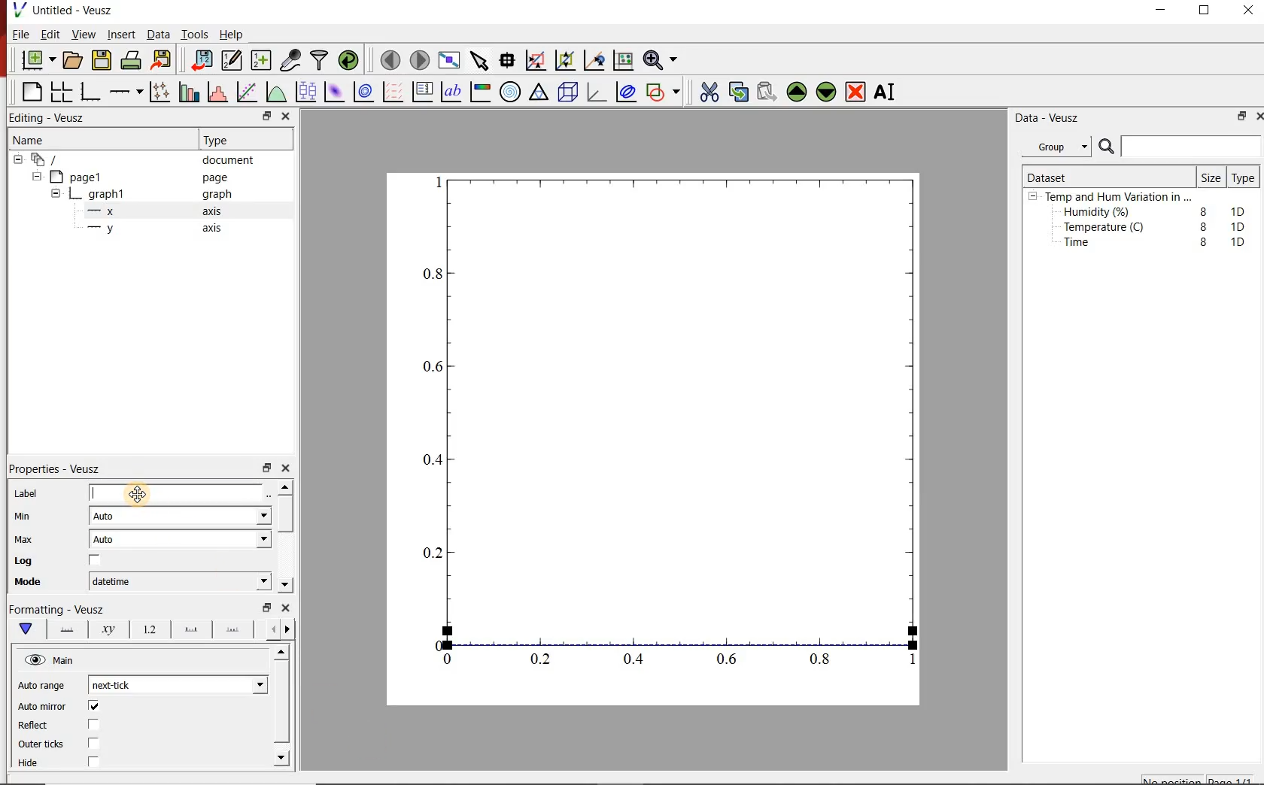  I want to click on hide sub menu, so click(1033, 199).